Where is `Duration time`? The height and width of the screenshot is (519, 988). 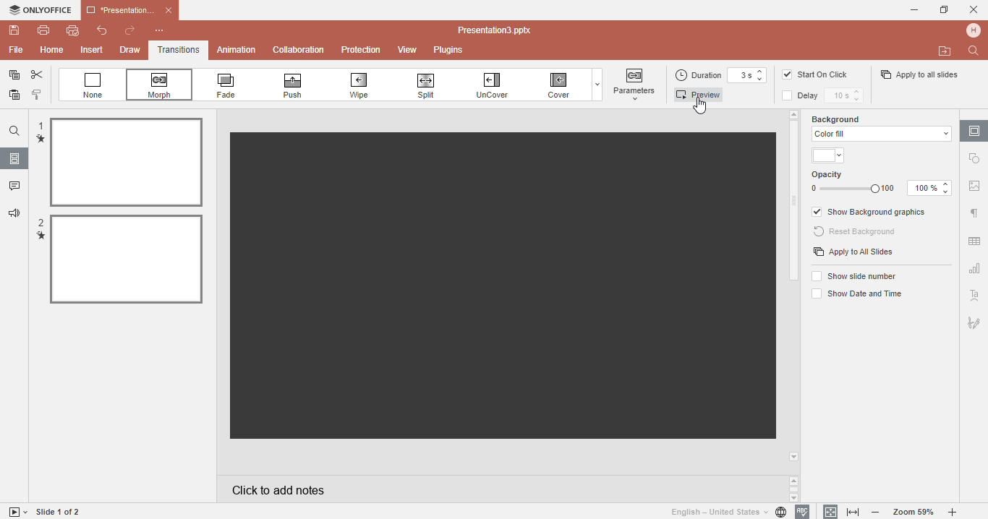
Duration time is located at coordinates (751, 76).